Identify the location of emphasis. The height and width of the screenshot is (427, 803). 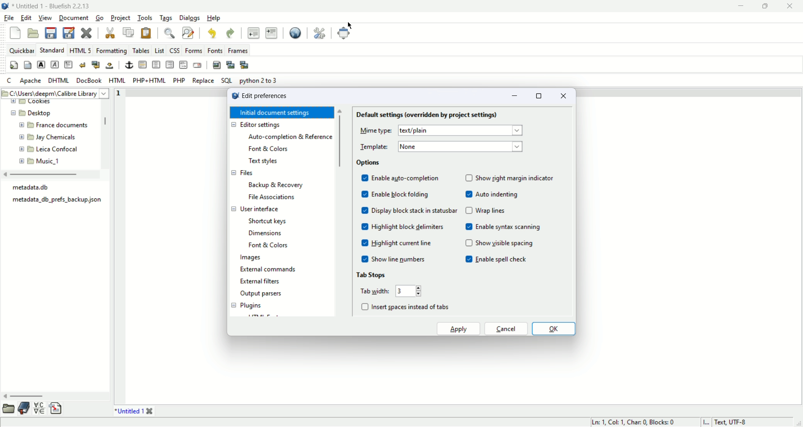
(54, 65).